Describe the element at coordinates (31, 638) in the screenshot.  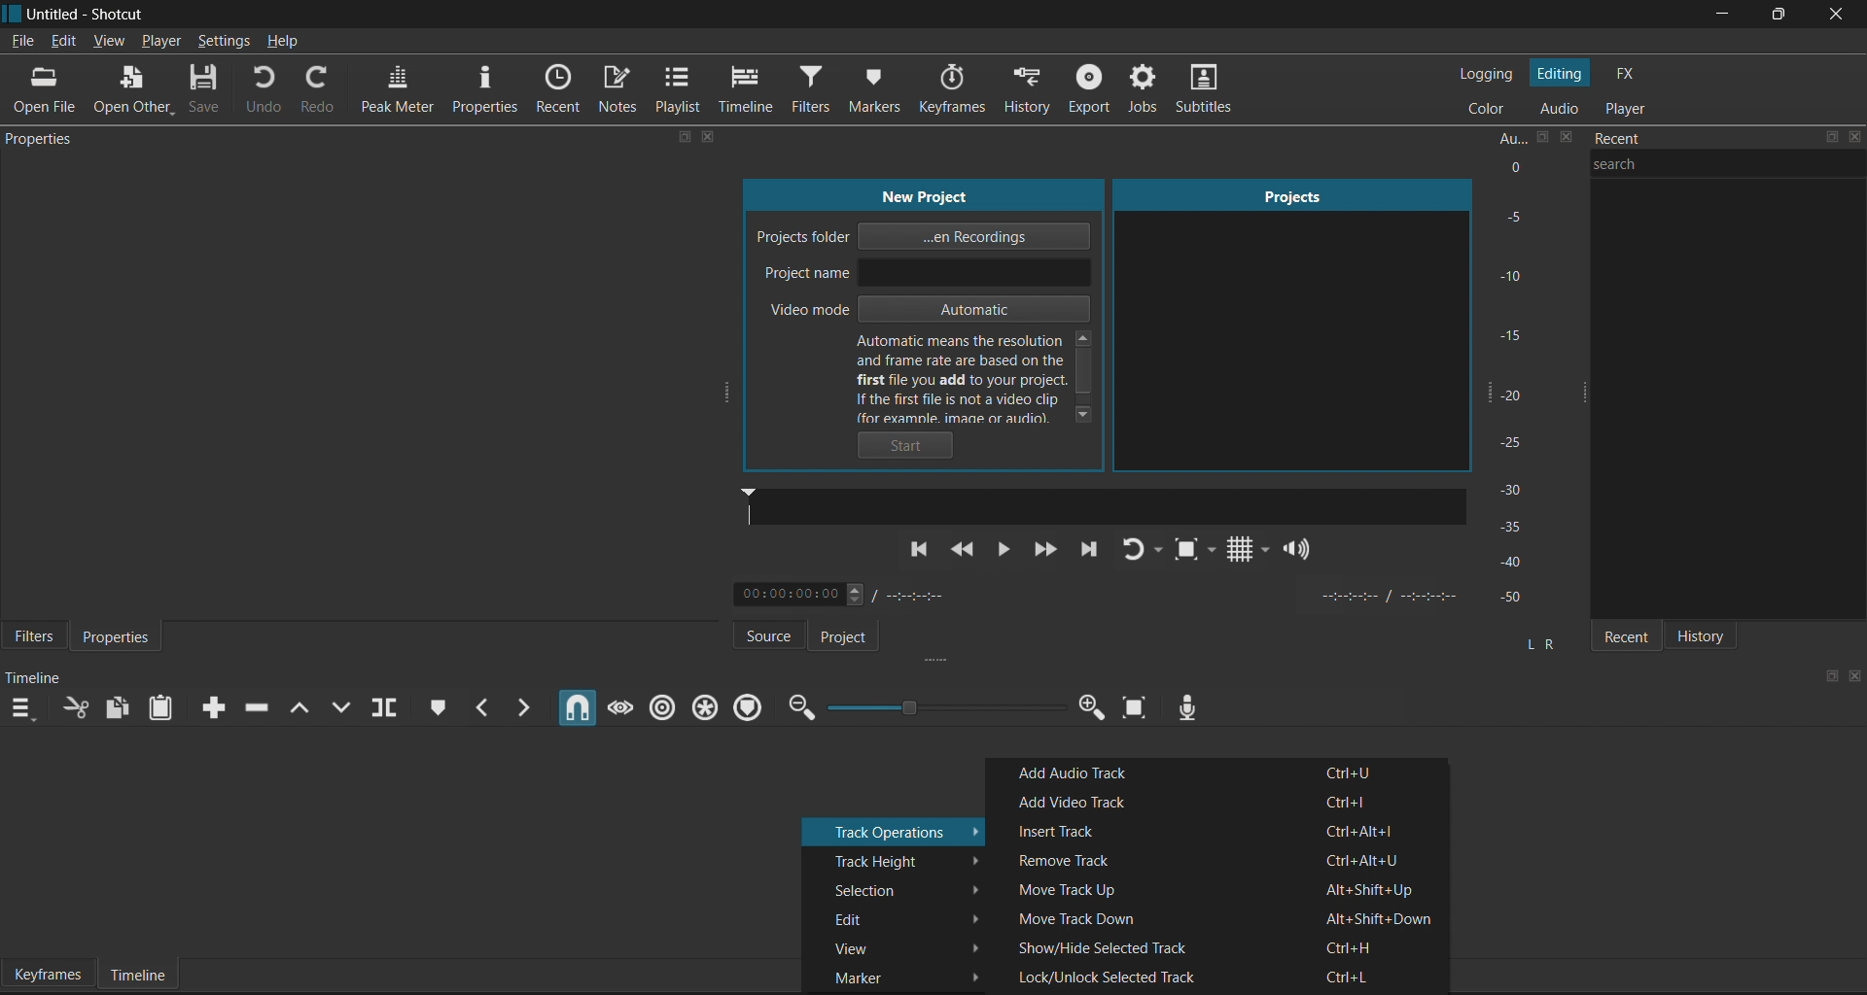
I see `Filters` at that location.